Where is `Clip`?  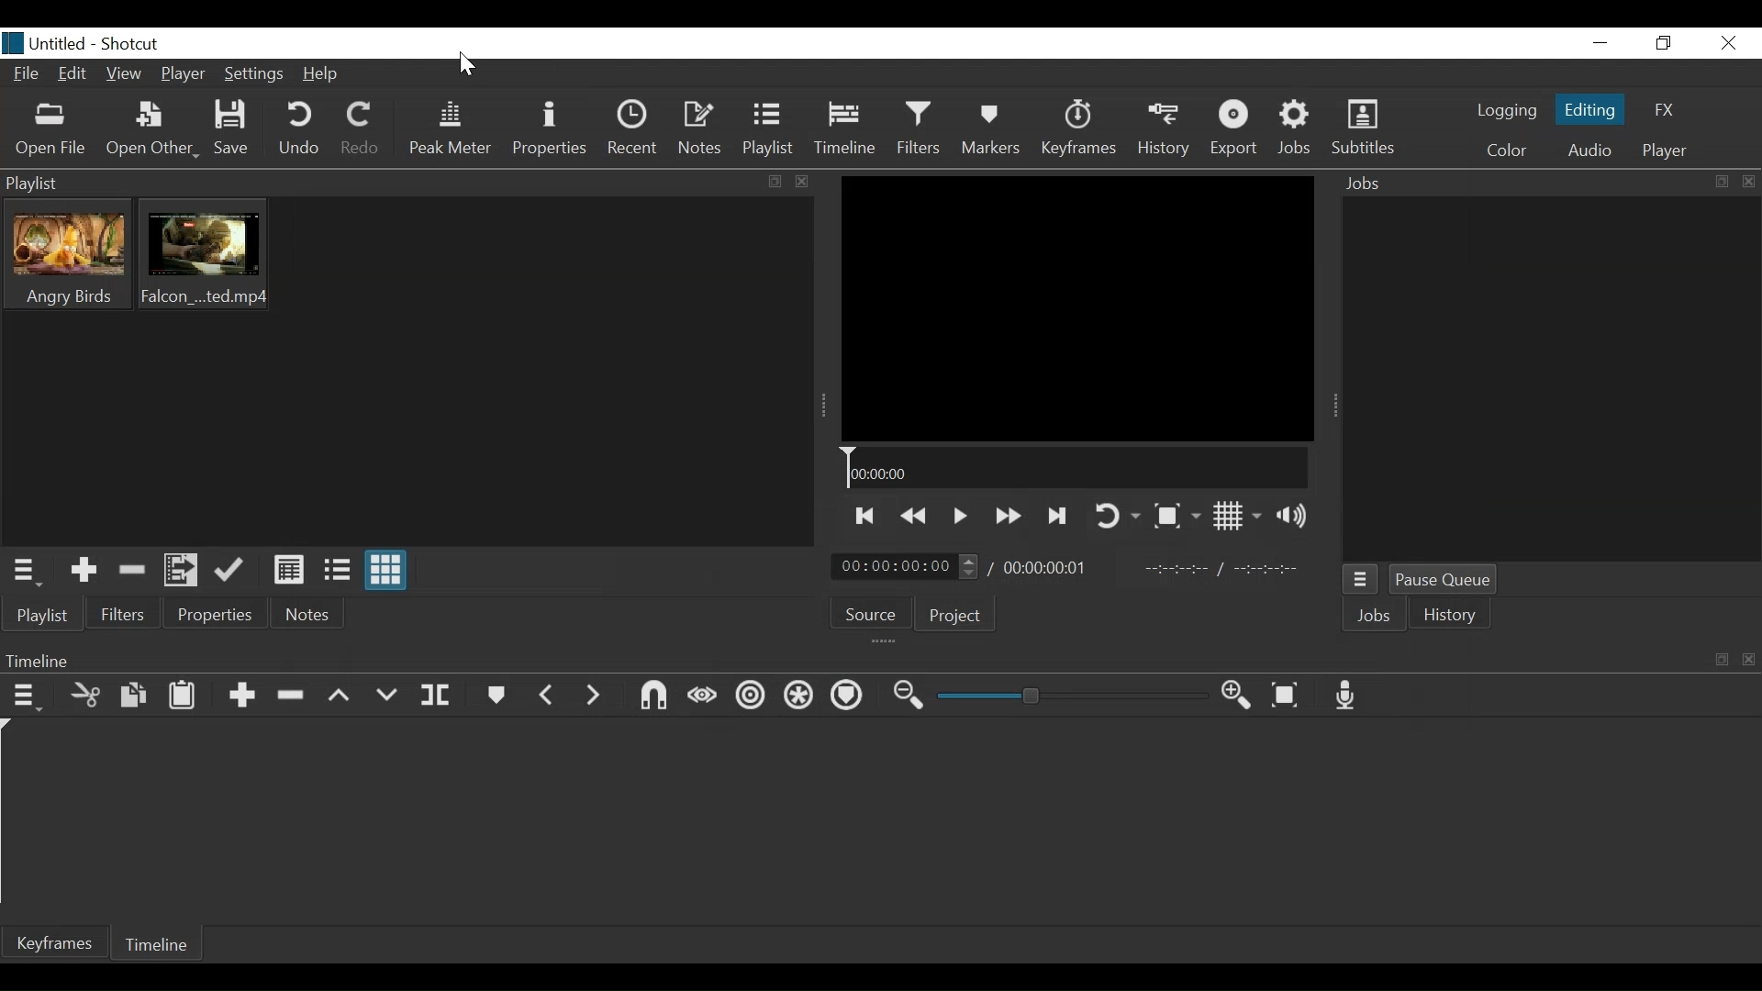 Clip is located at coordinates (68, 254).